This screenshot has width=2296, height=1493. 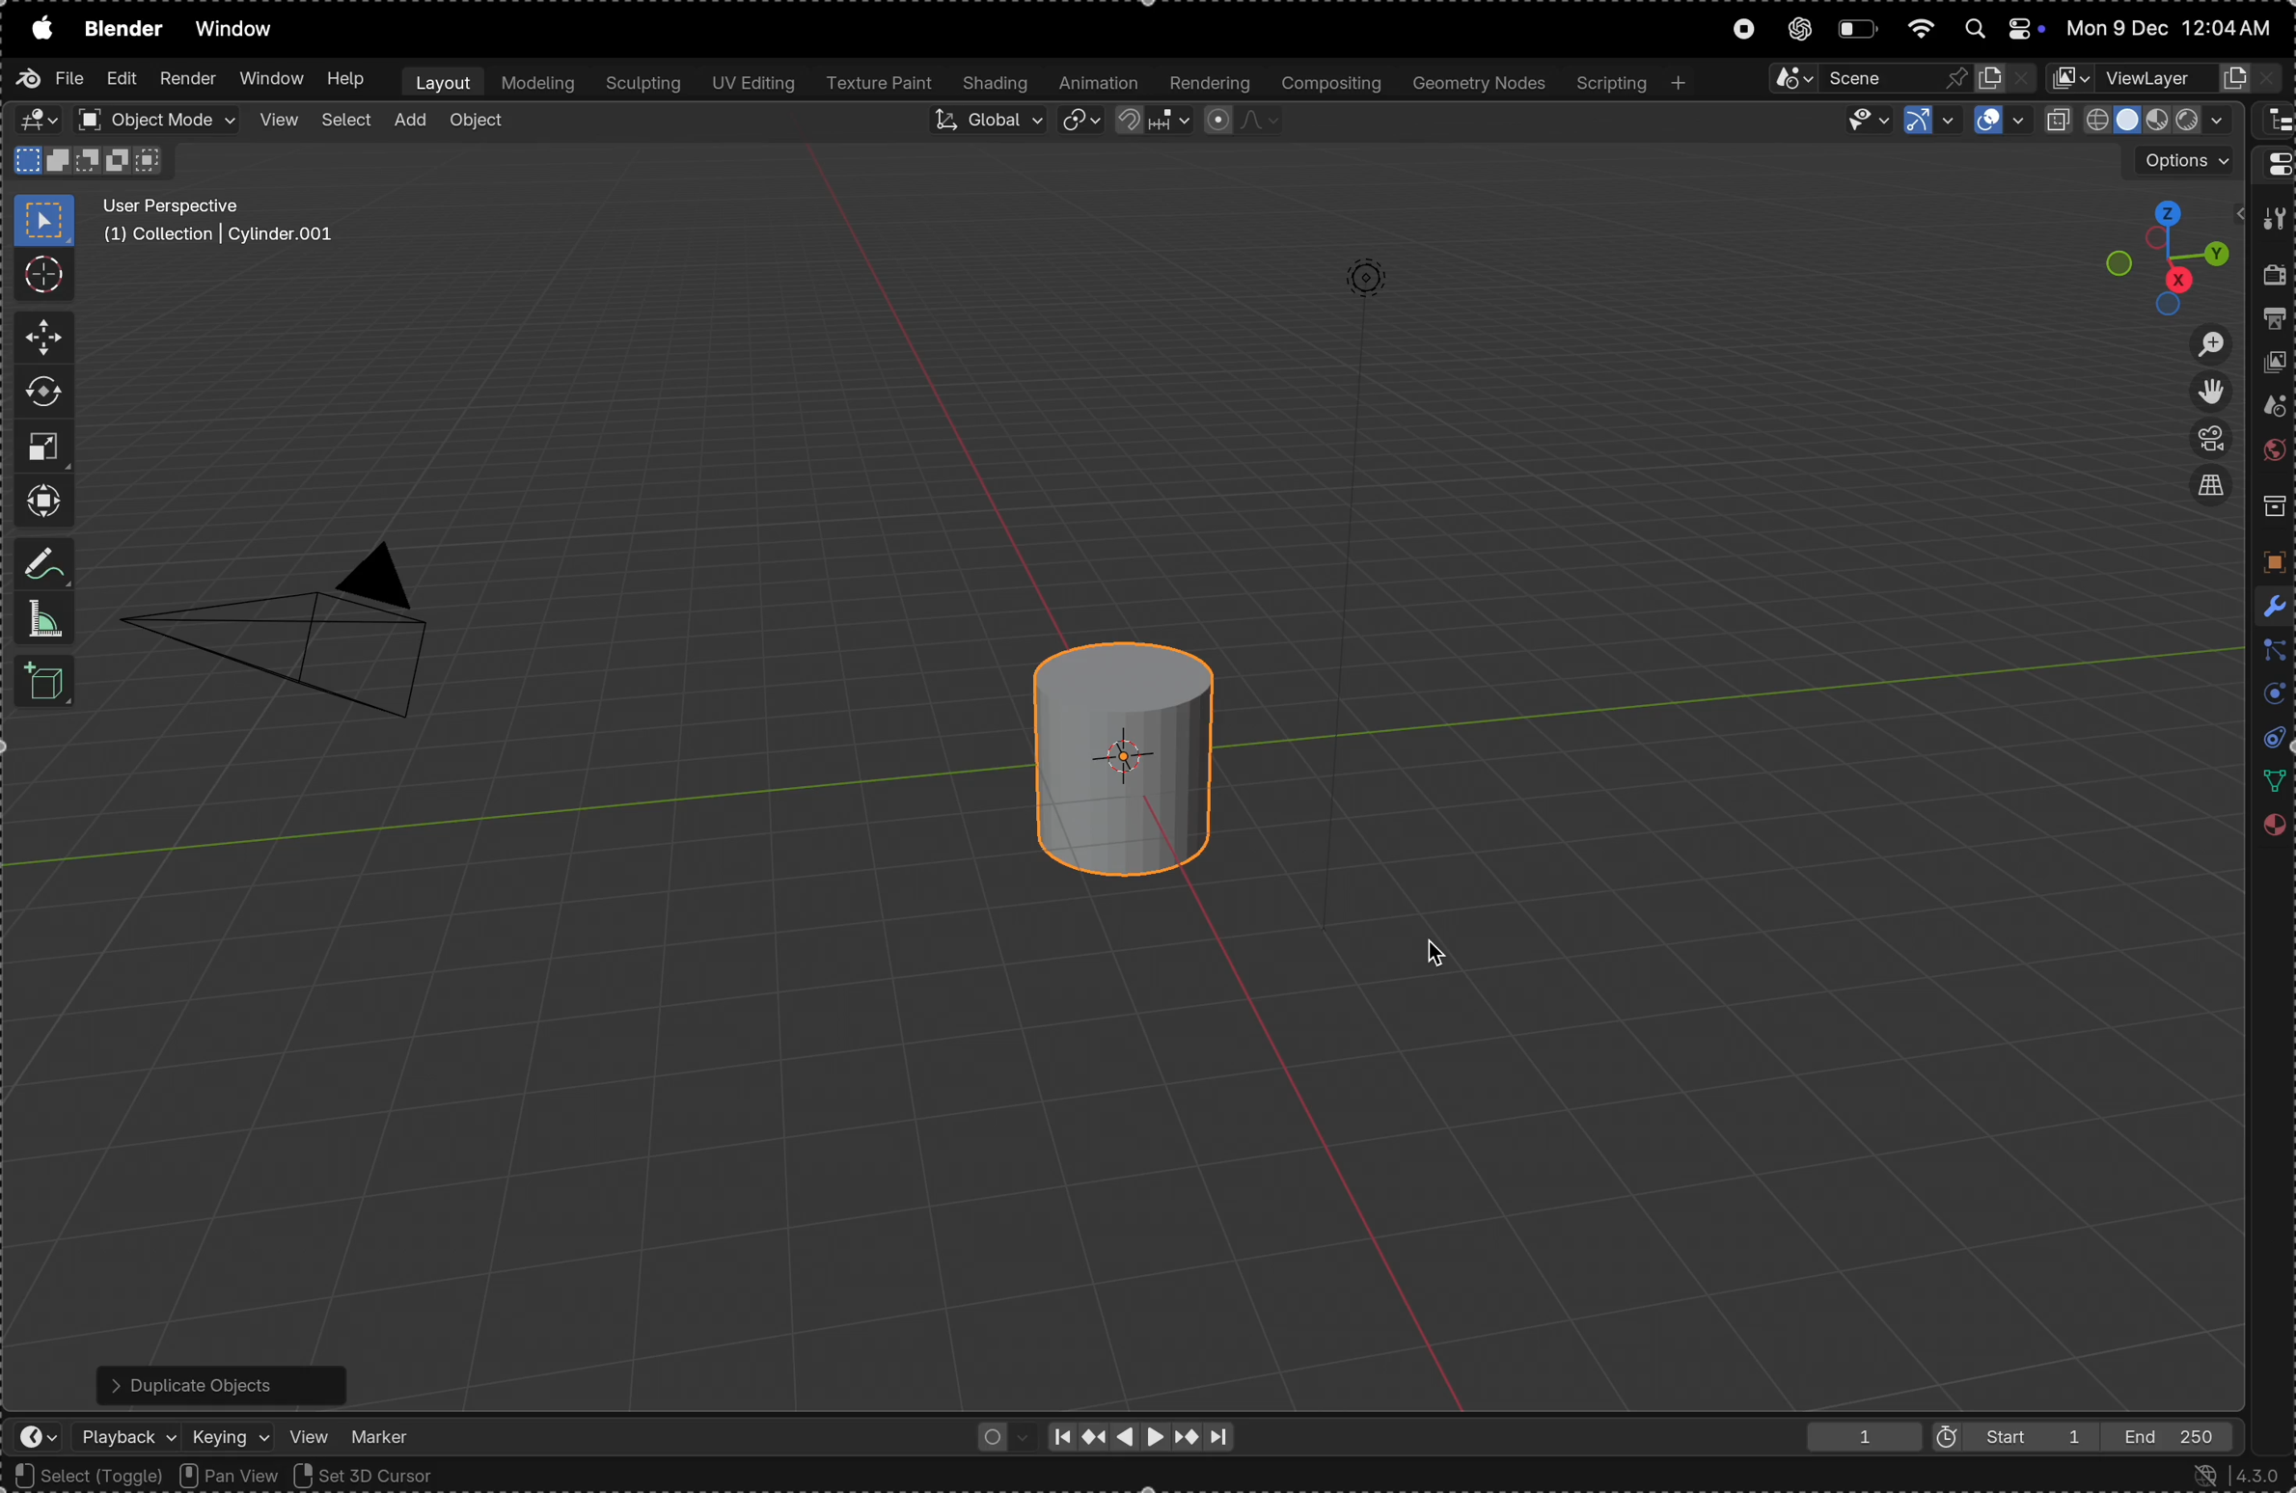 I want to click on show gimzo, so click(x=1927, y=122).